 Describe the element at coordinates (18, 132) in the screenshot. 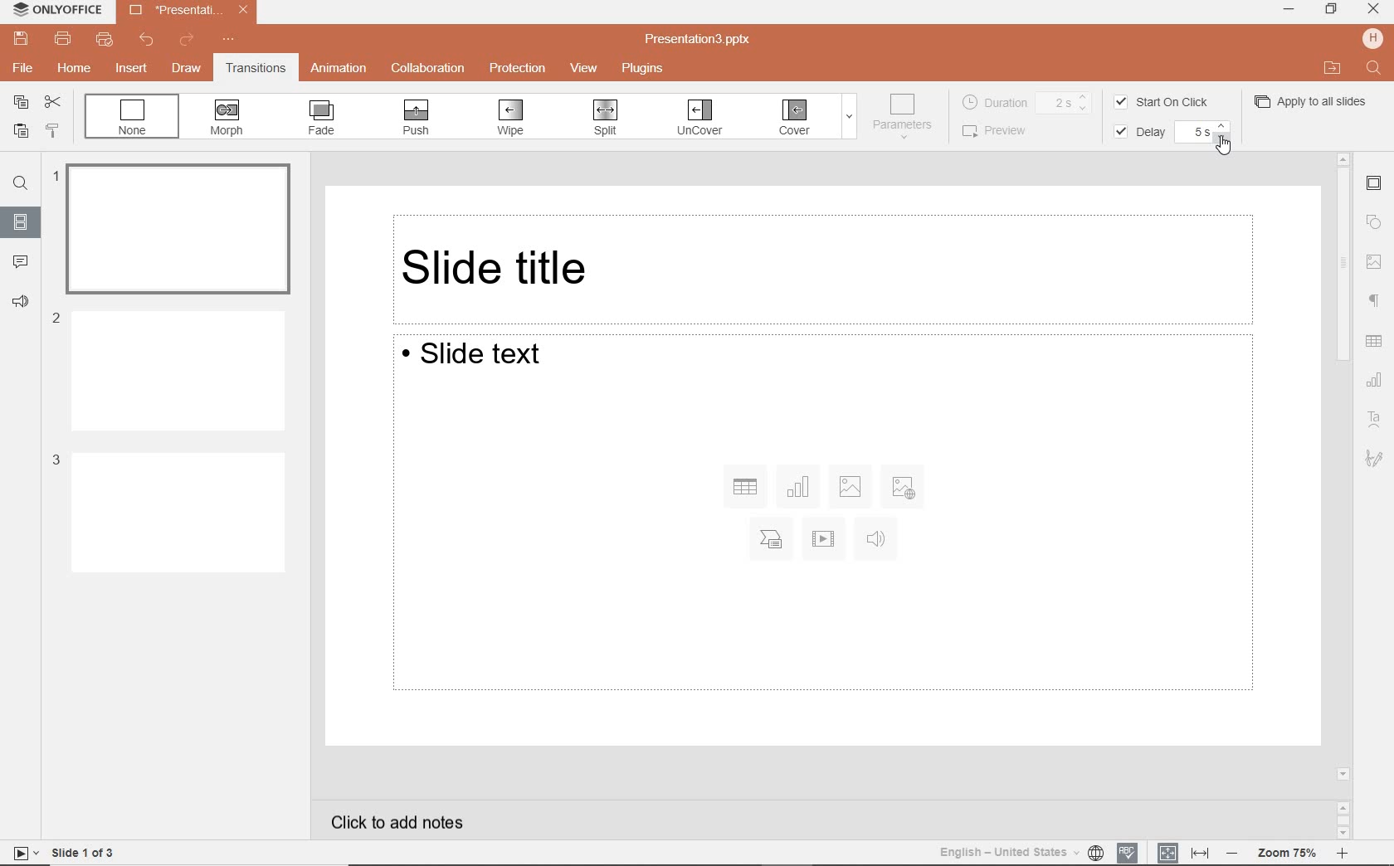

I see `paste` at that location.